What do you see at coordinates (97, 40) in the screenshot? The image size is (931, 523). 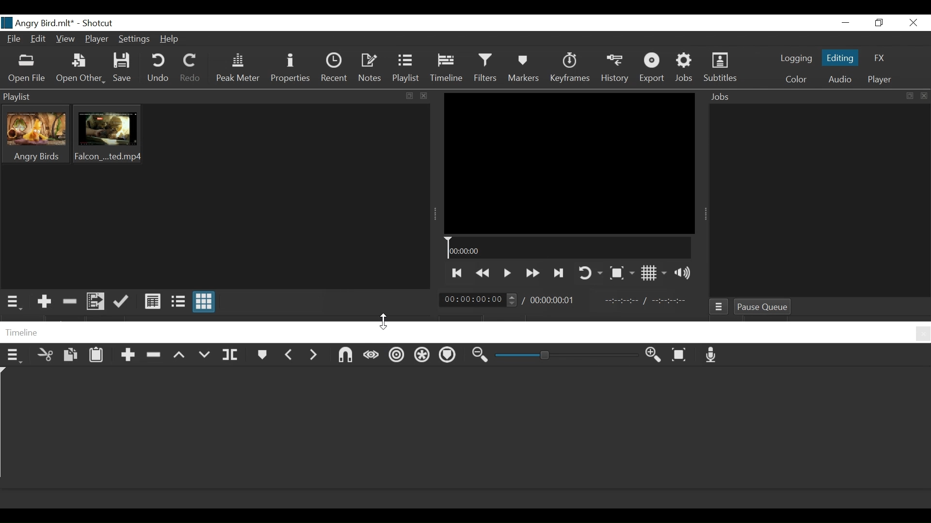 I see `Player` at bounding box center [97, 40].